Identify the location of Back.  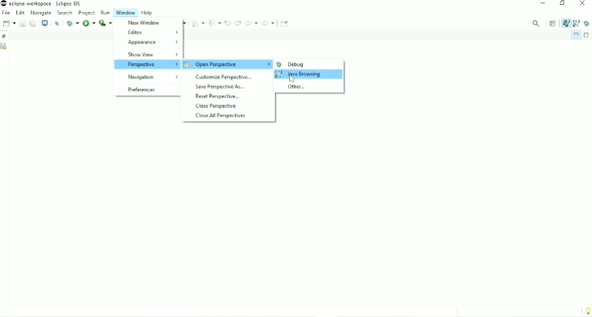
(251, 23).